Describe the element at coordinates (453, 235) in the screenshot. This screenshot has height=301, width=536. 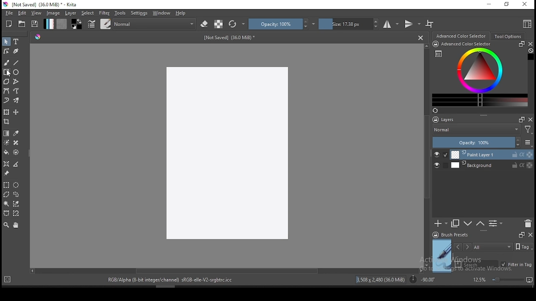
I see `brush presets` at that location.